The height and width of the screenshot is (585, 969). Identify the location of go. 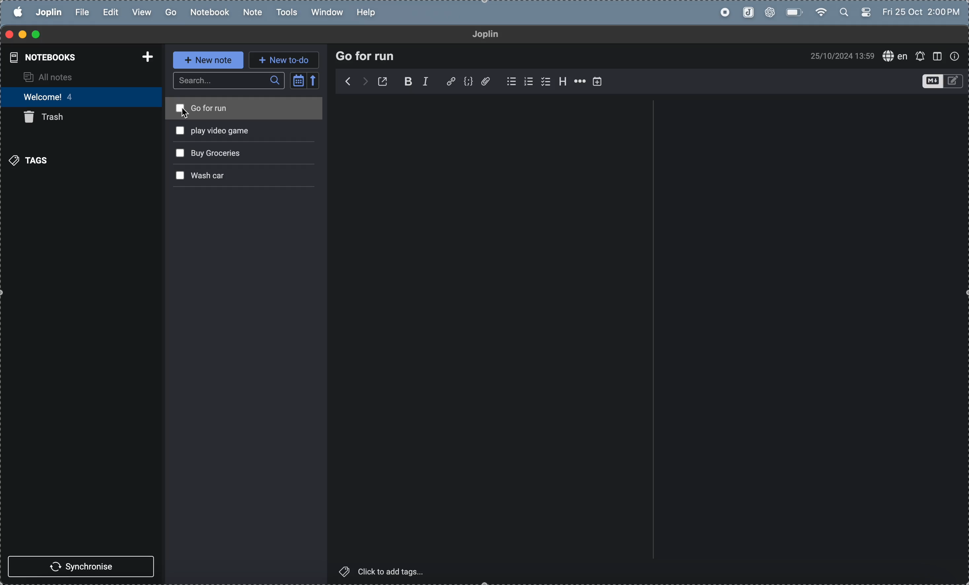
(169, 11).